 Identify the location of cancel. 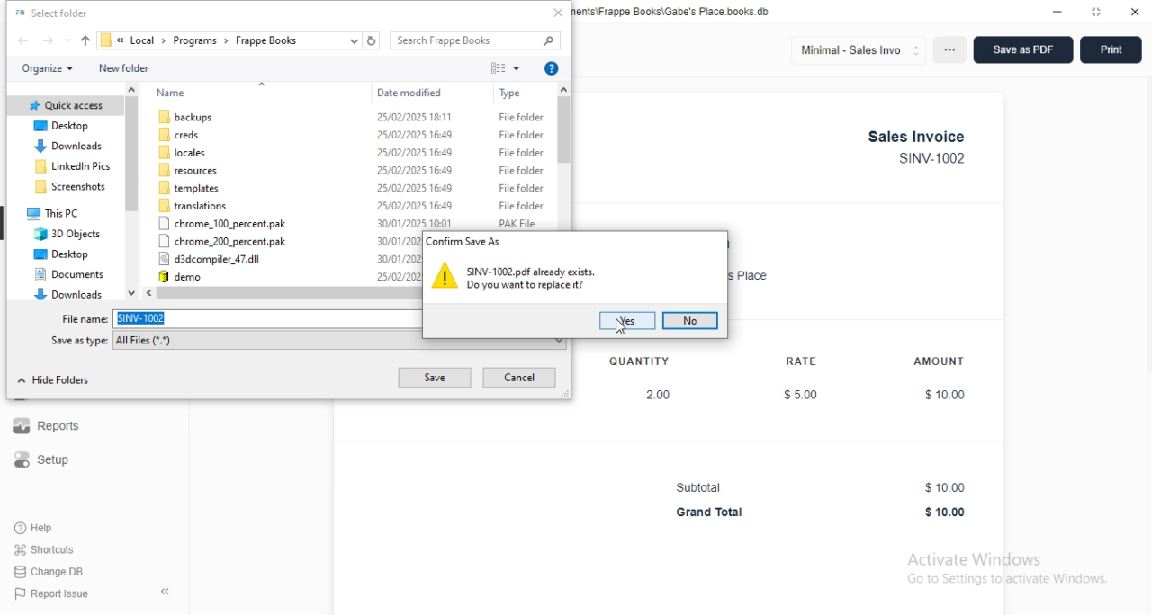
(519, 378).